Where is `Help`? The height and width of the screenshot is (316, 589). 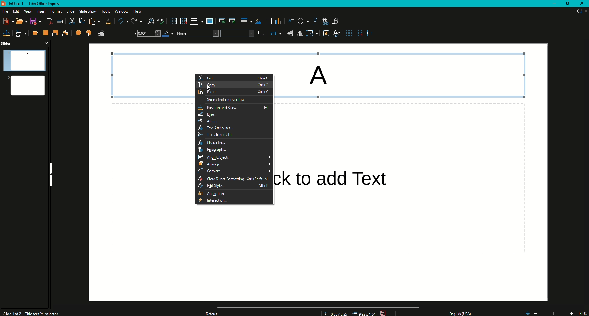
Help is located at coordinates (138, 11).